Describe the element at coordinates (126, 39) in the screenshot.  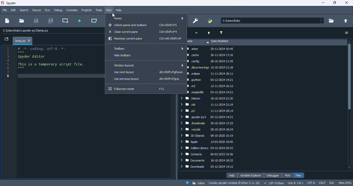
I see `maximize current pane` at that location.